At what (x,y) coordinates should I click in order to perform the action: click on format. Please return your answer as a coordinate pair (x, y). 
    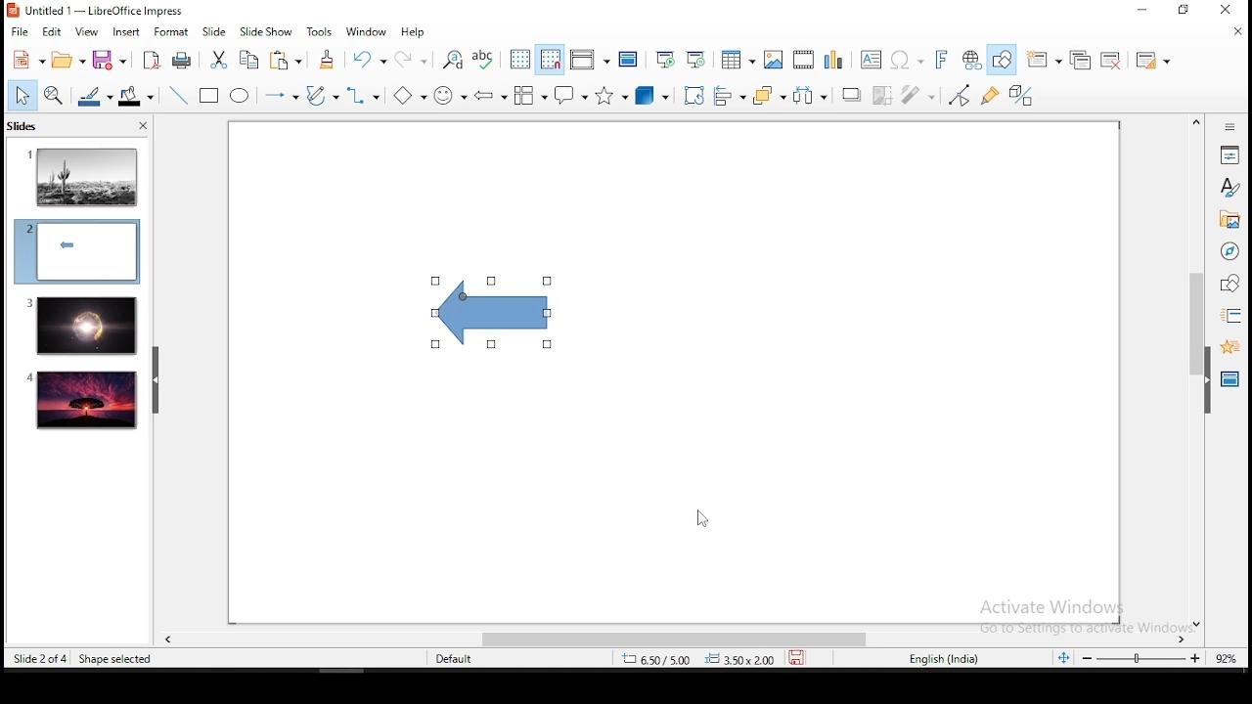
    Looking at the image, I should click on (170, 31).